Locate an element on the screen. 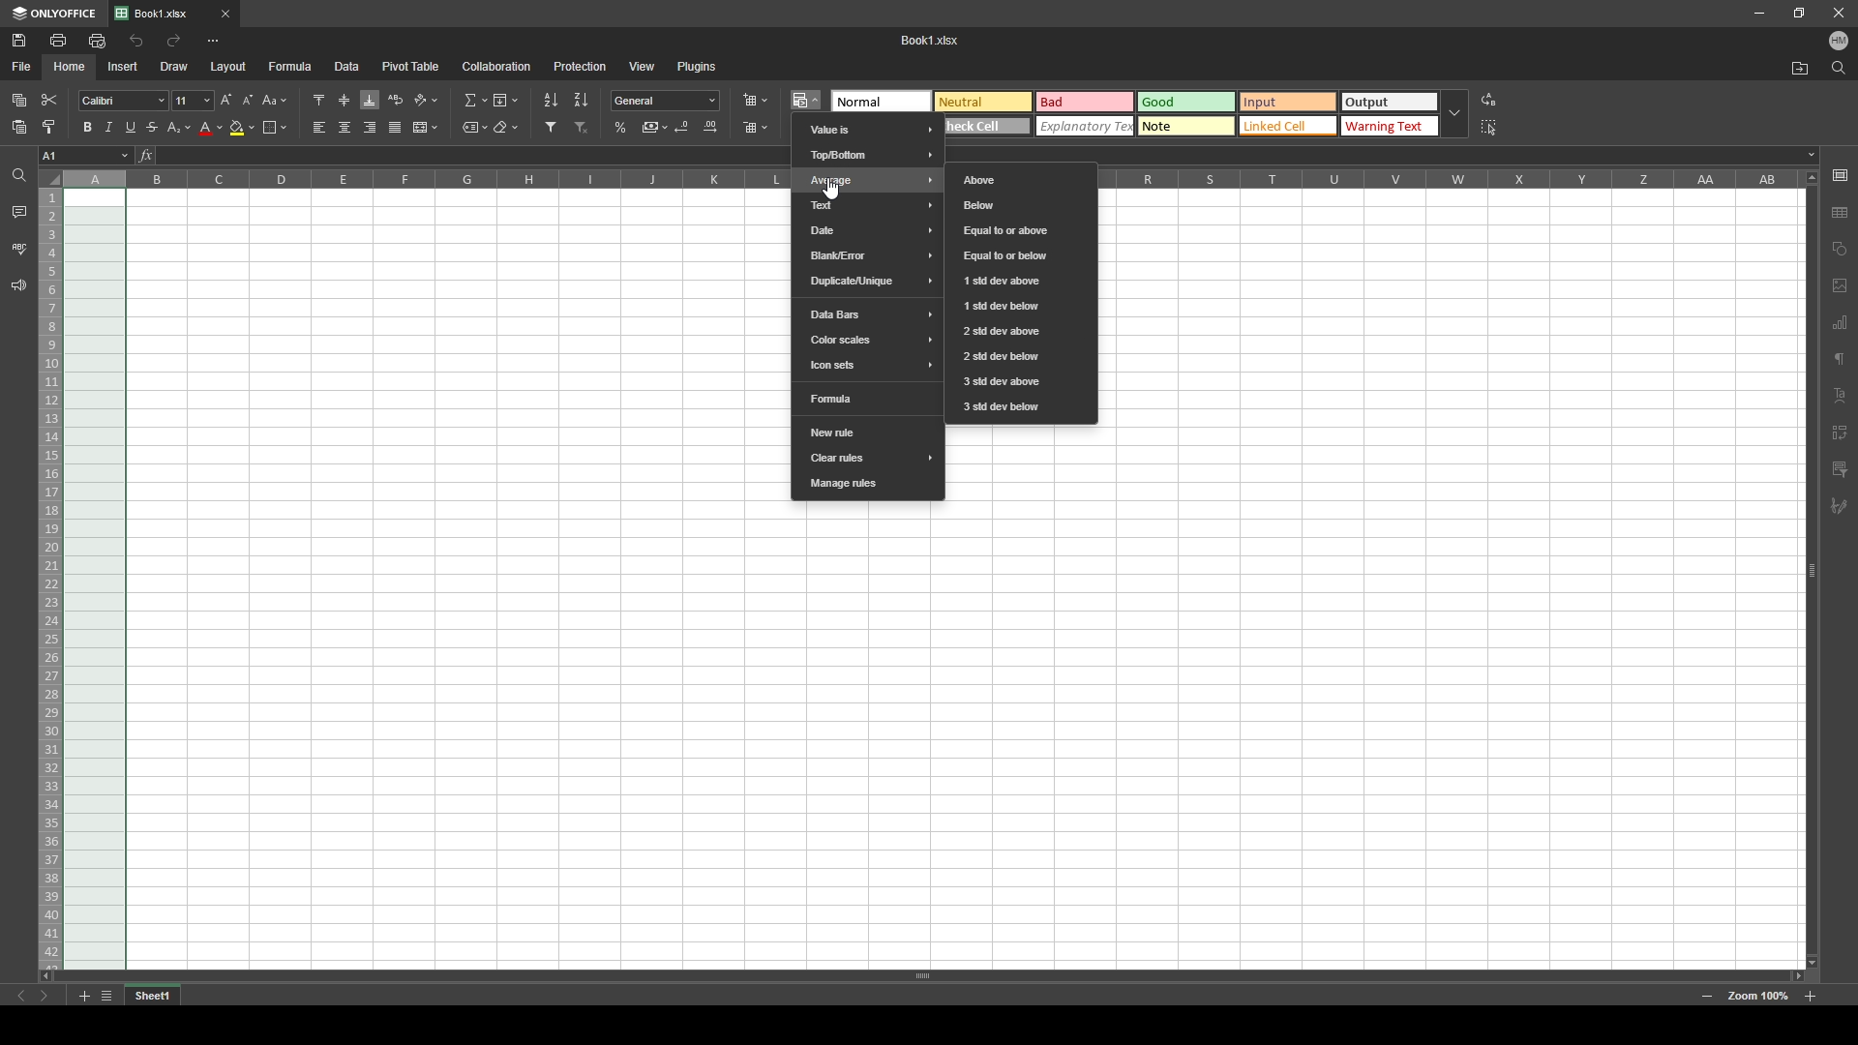 The image size is (1858, 1045). selected rows is located at coordinates (48, 580).